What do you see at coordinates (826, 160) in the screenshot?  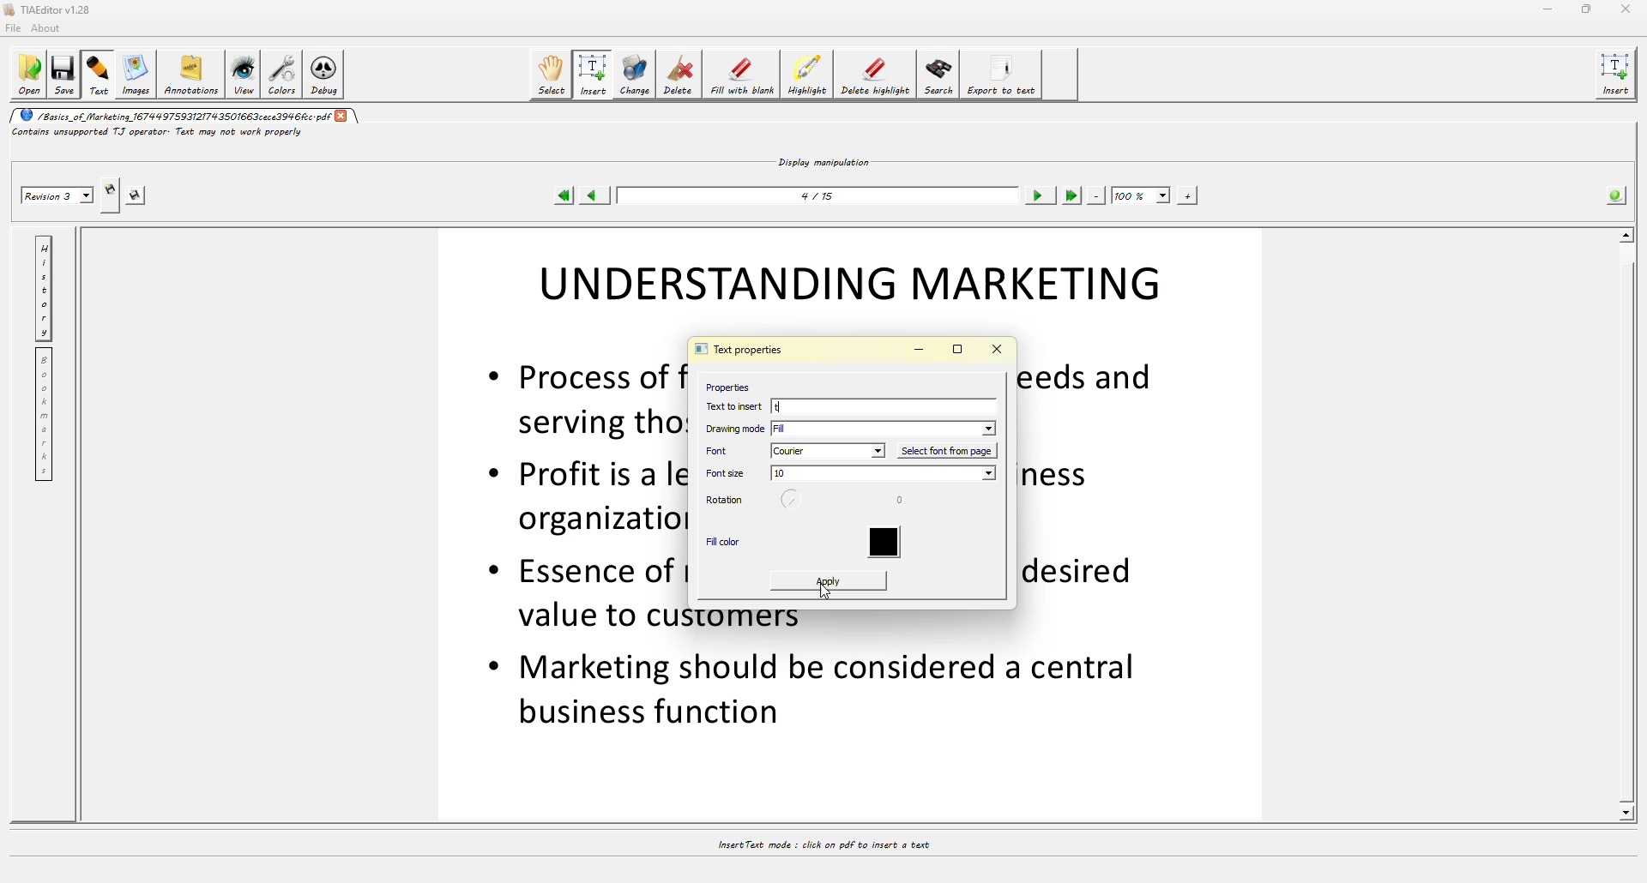 I see `display manipulation` at bounding box center [826, 160].